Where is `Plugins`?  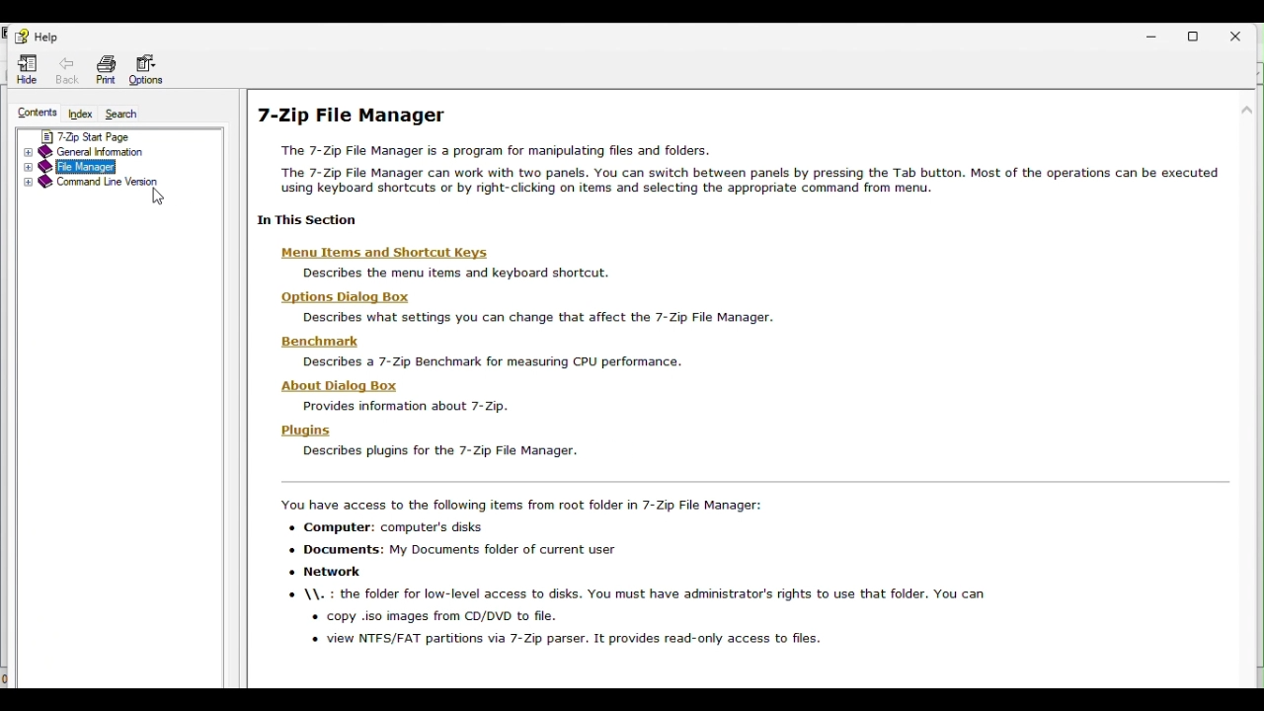
Plugins is located at coordinates (308, 430).